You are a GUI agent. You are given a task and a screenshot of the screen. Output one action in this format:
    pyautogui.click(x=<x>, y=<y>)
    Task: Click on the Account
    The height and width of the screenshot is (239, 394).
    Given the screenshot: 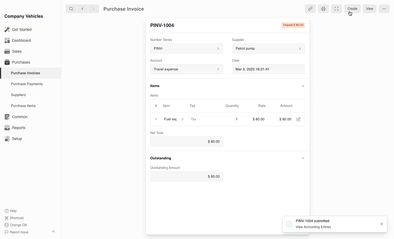 What is the action you would take?
    pyautogui.click(x=186, y=69)
    